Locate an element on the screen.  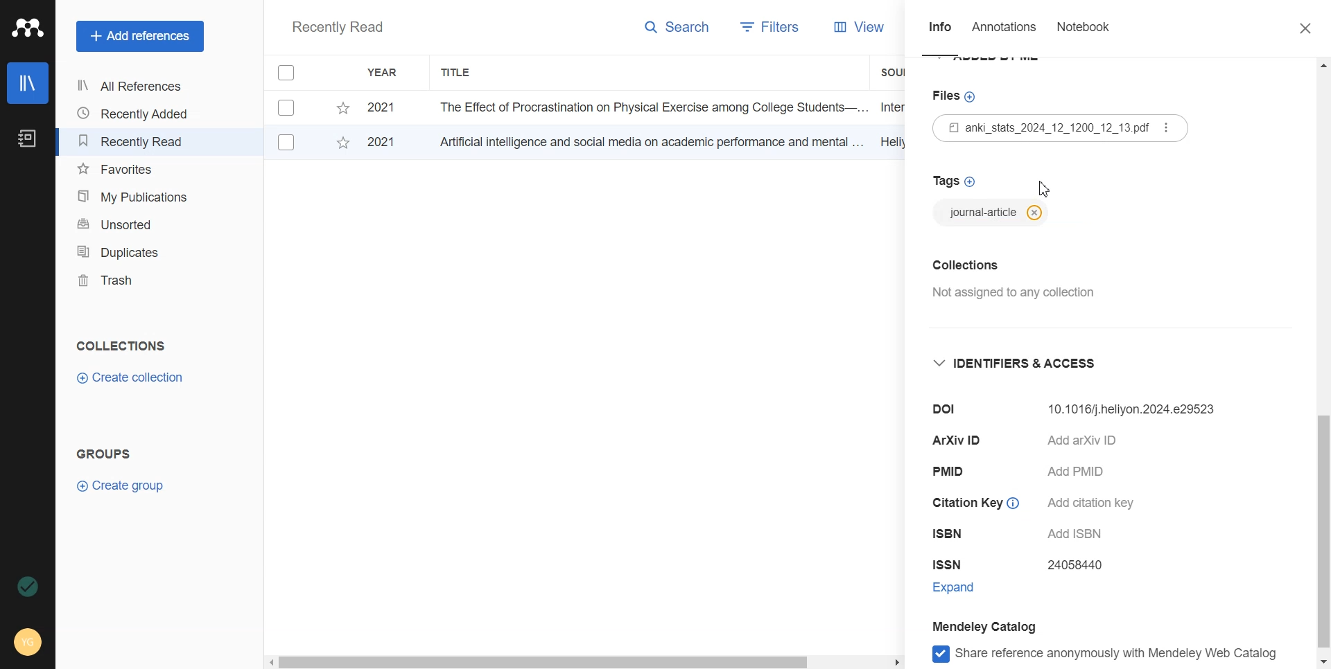
Recently Read is located at coordinates (135, 141).